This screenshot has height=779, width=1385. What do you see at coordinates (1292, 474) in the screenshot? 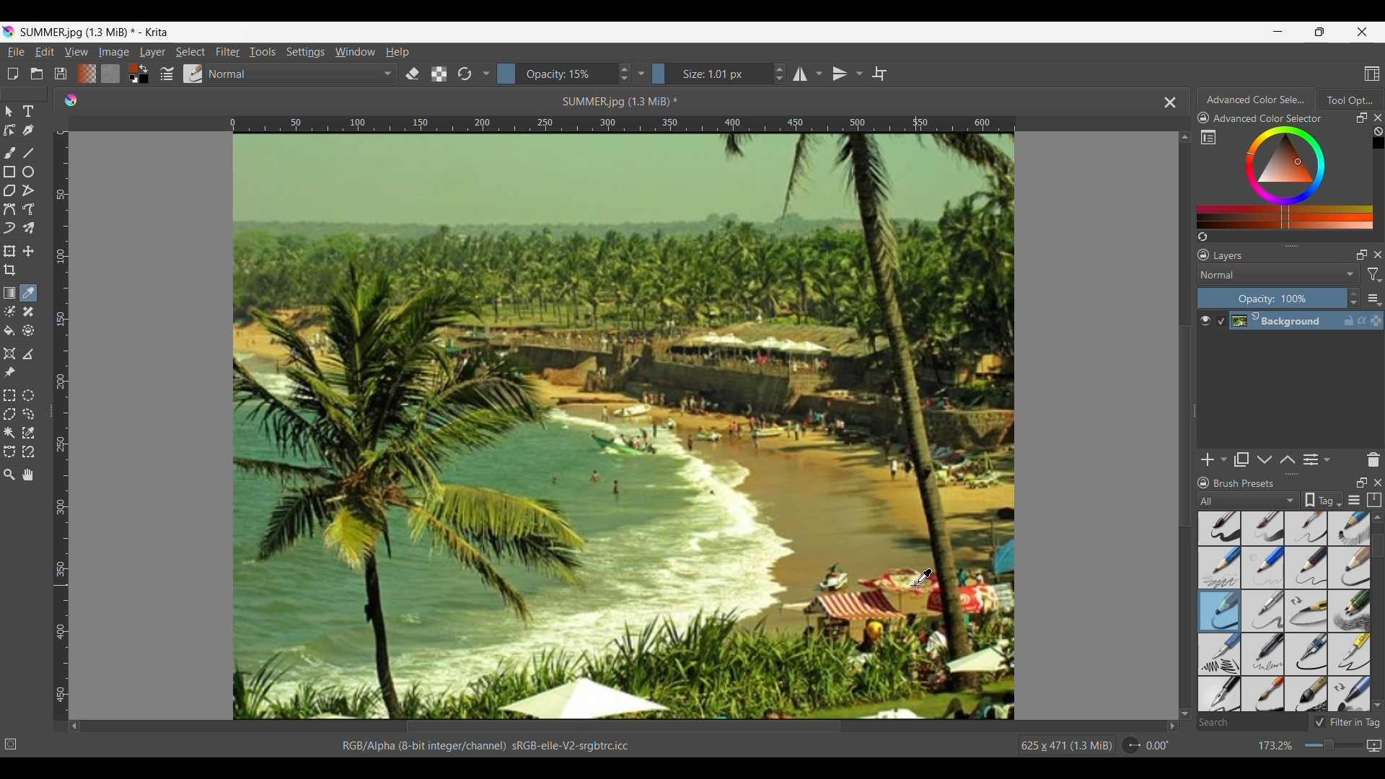
I see `Change height of panels attached to this line` at bounding box center [1292, 474].